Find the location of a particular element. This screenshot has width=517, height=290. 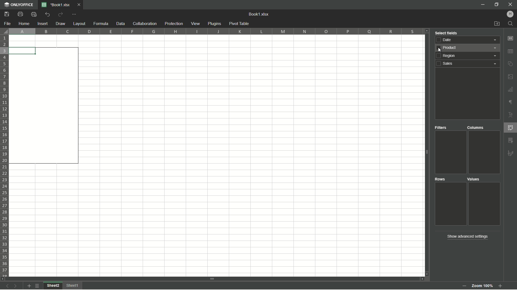

cell settings is located at coordinates (510, 38).